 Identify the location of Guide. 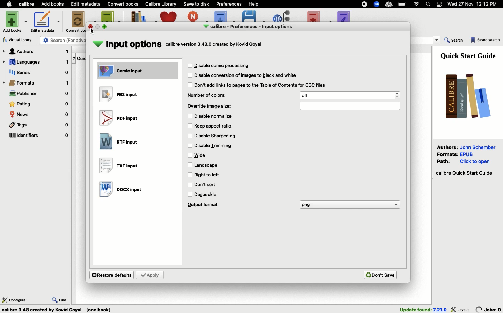
(470, 55).